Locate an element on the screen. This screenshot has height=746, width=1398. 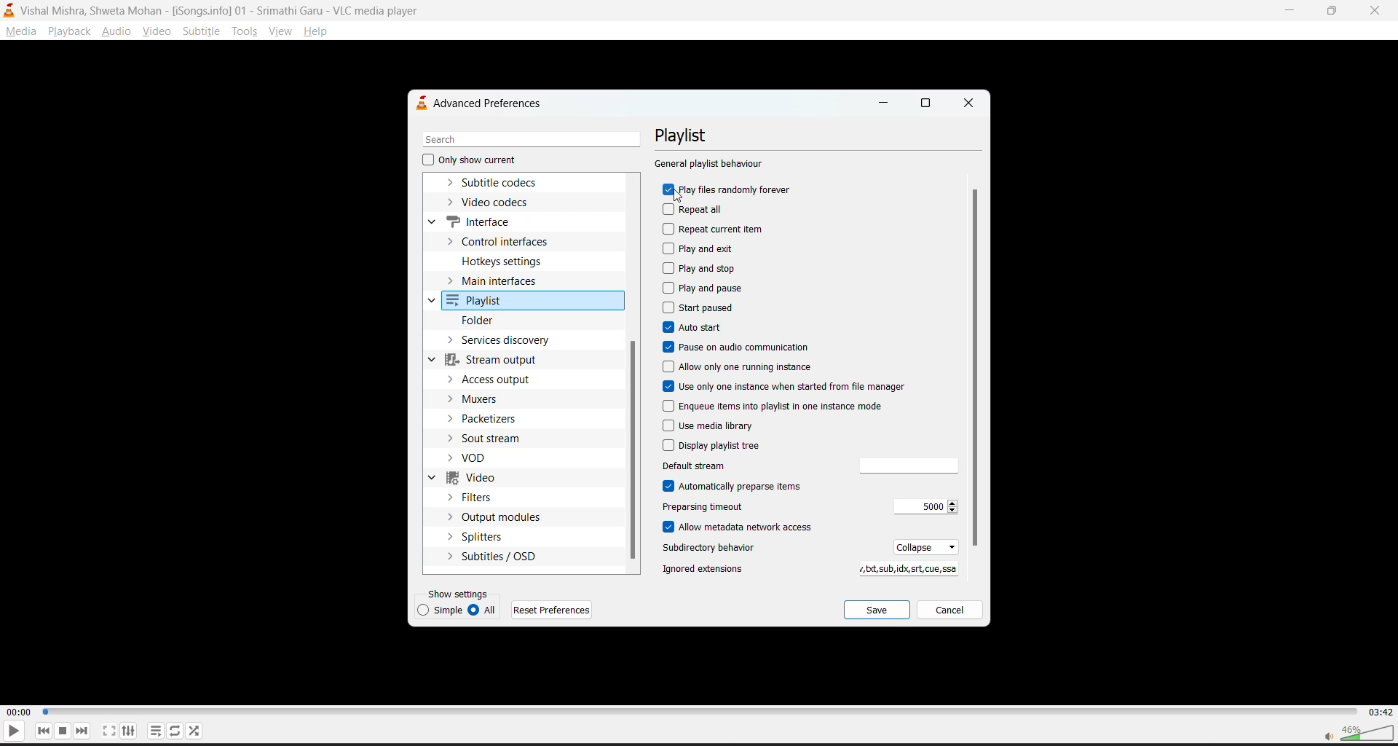
play and exit is located at coordinates (698, 248).